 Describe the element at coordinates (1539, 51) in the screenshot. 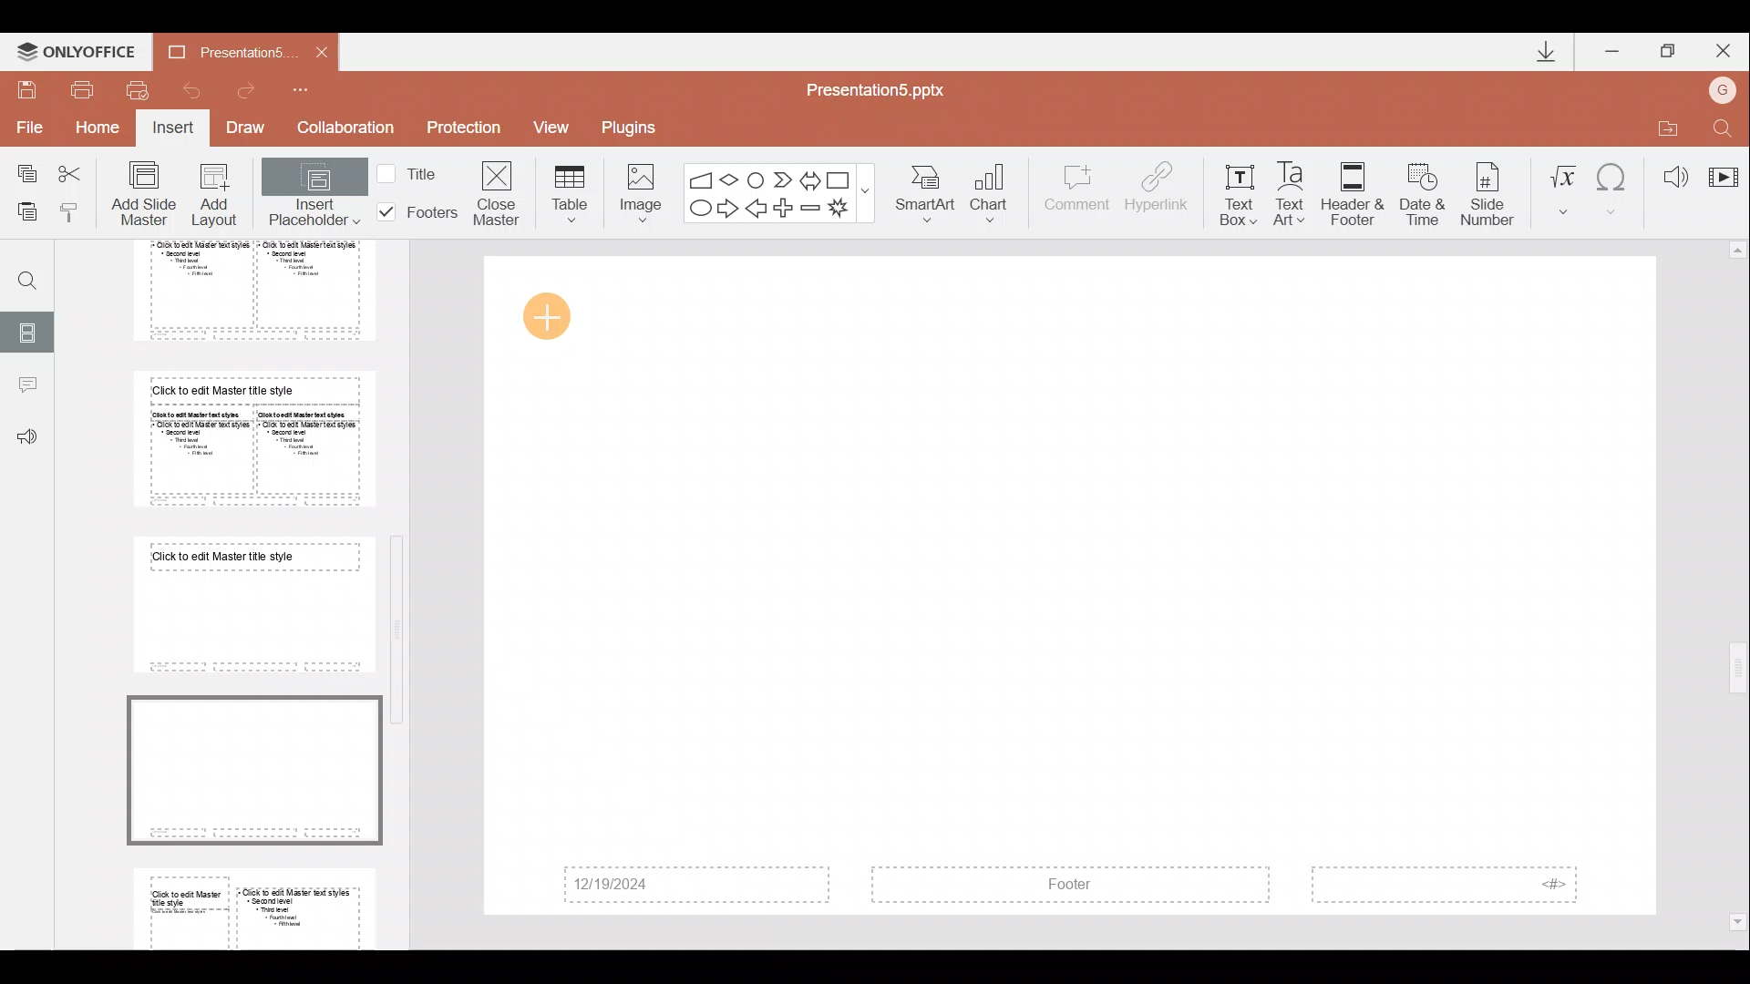

I see `Downloads` at that location.